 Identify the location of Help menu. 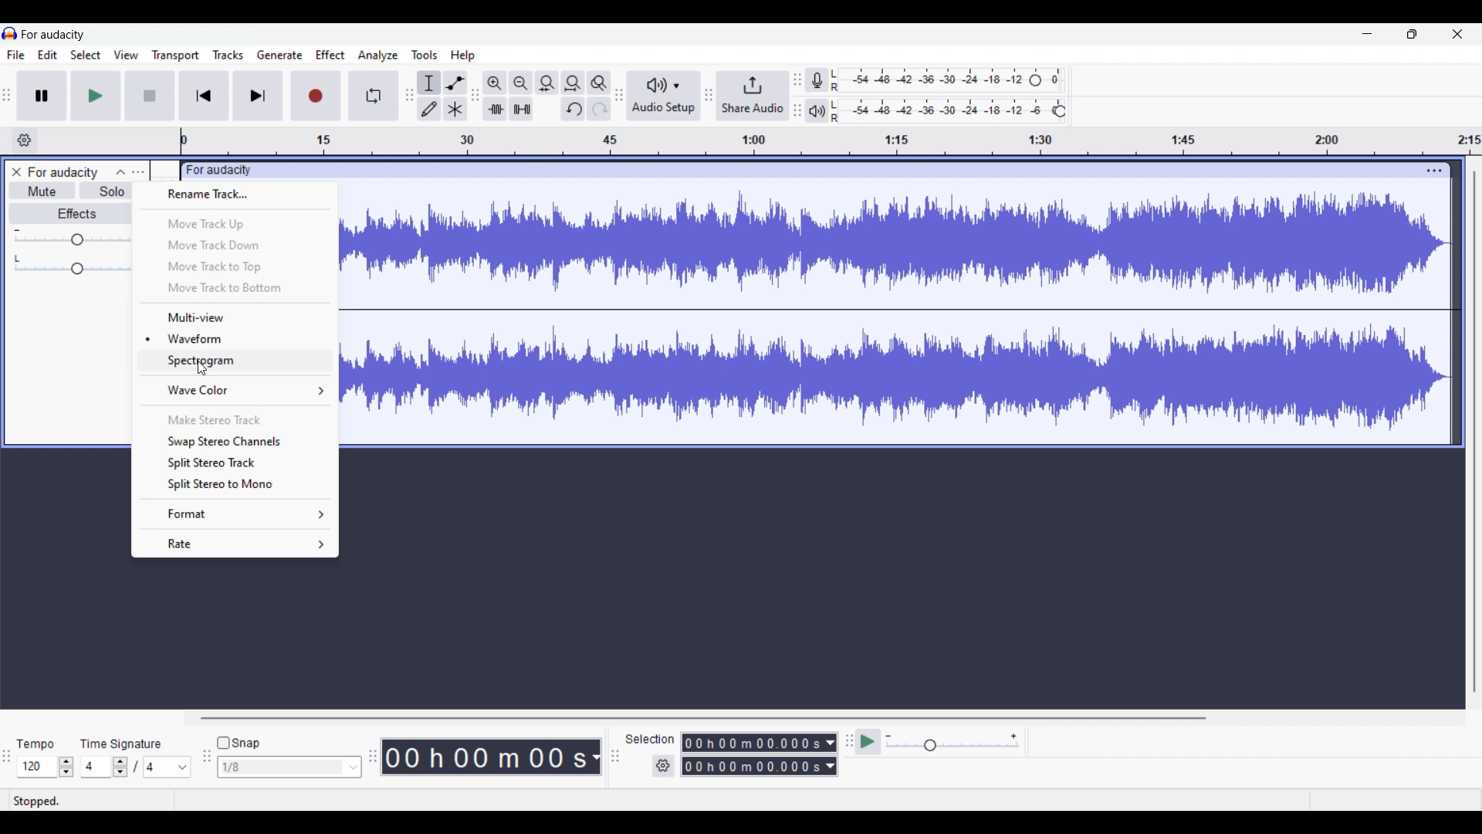
(463, 56).